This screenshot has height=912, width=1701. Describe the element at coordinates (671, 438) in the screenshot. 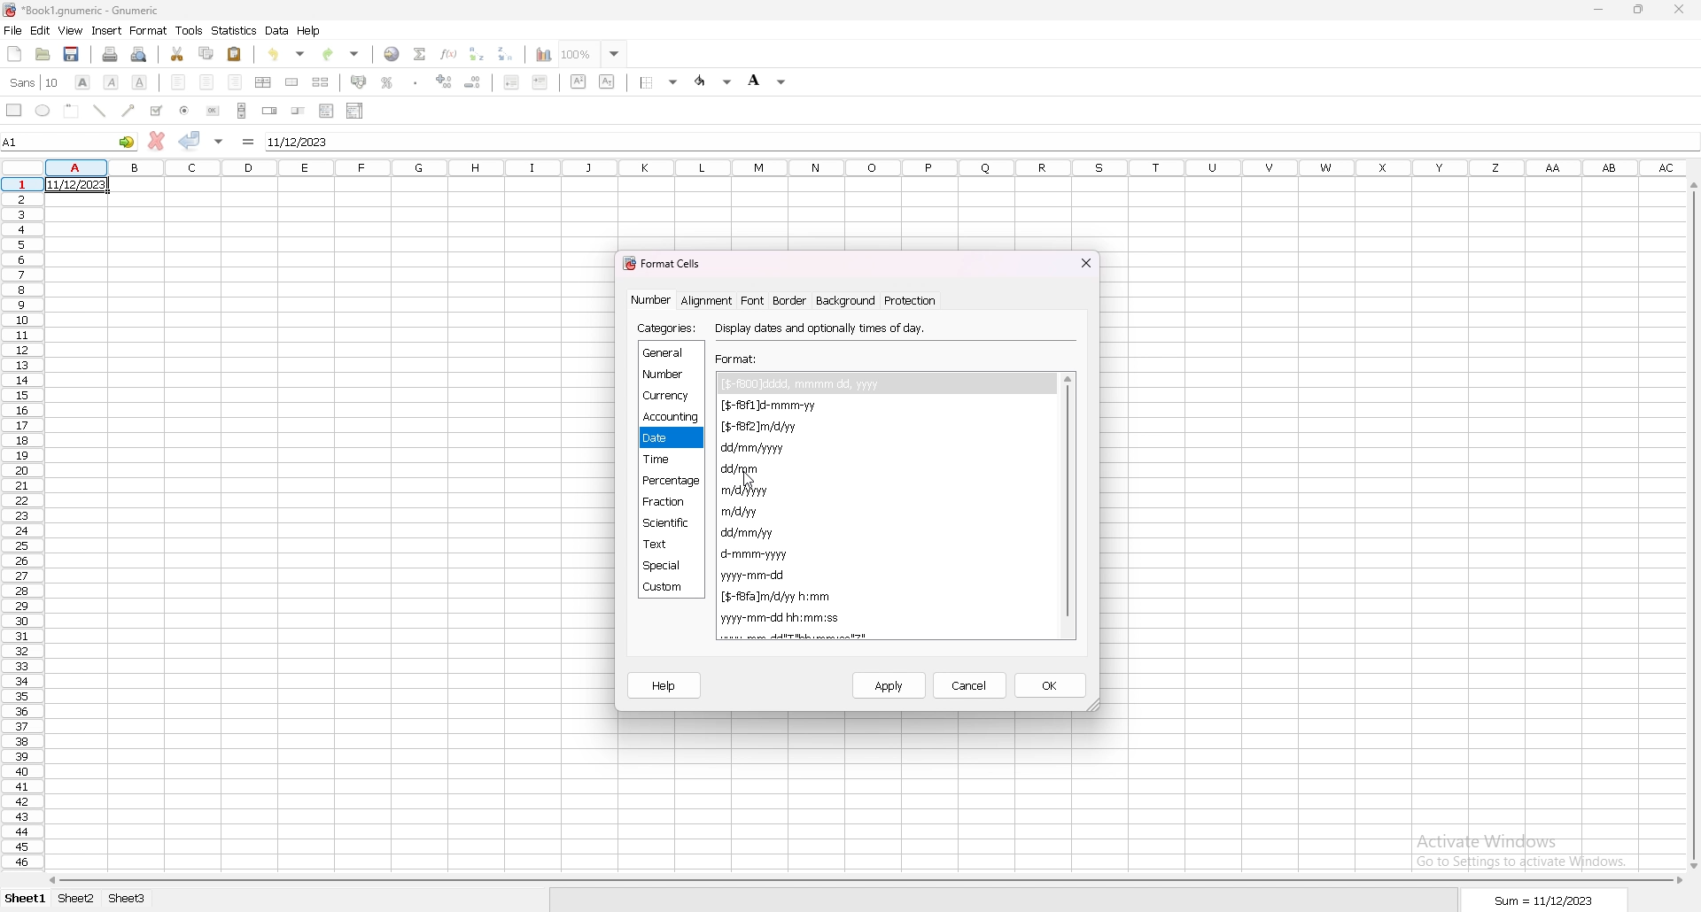

I see `date` at that location.